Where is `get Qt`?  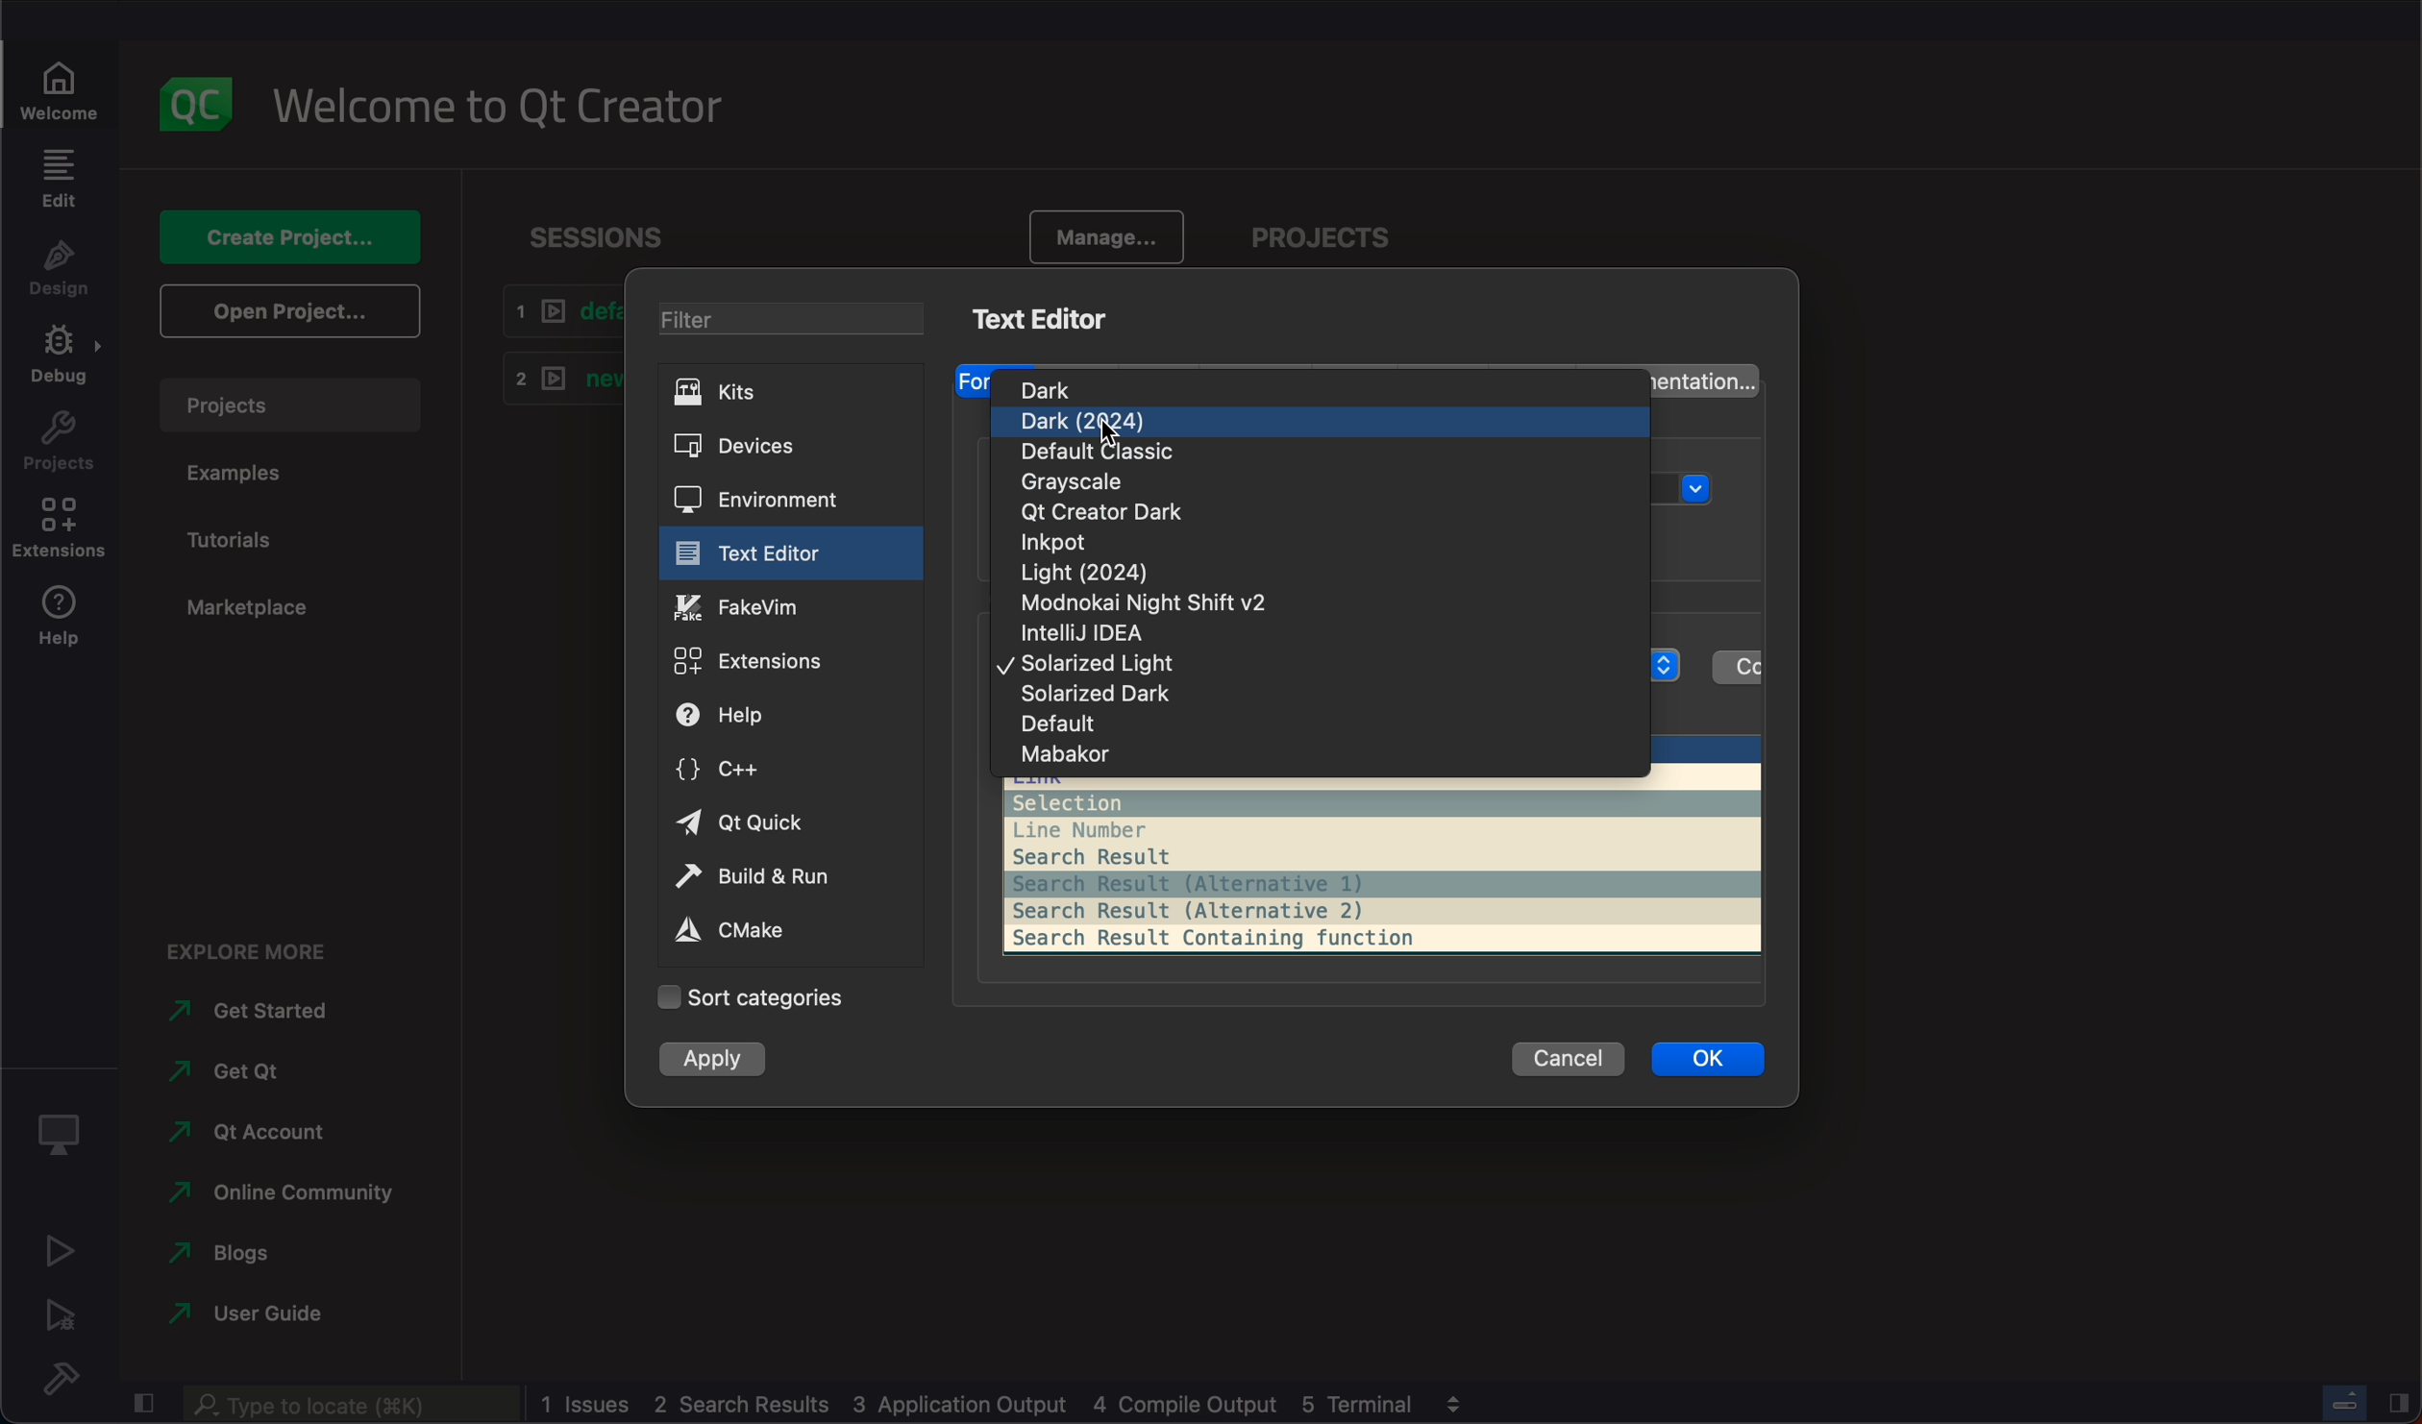 get Qt is located at coordinates (235, 1074).